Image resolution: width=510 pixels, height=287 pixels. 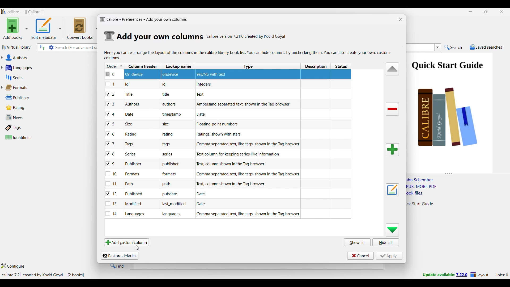 What do you see at coordinates (173, 174) in the screenshot?
I see `note` at bounding box center [173, 174].